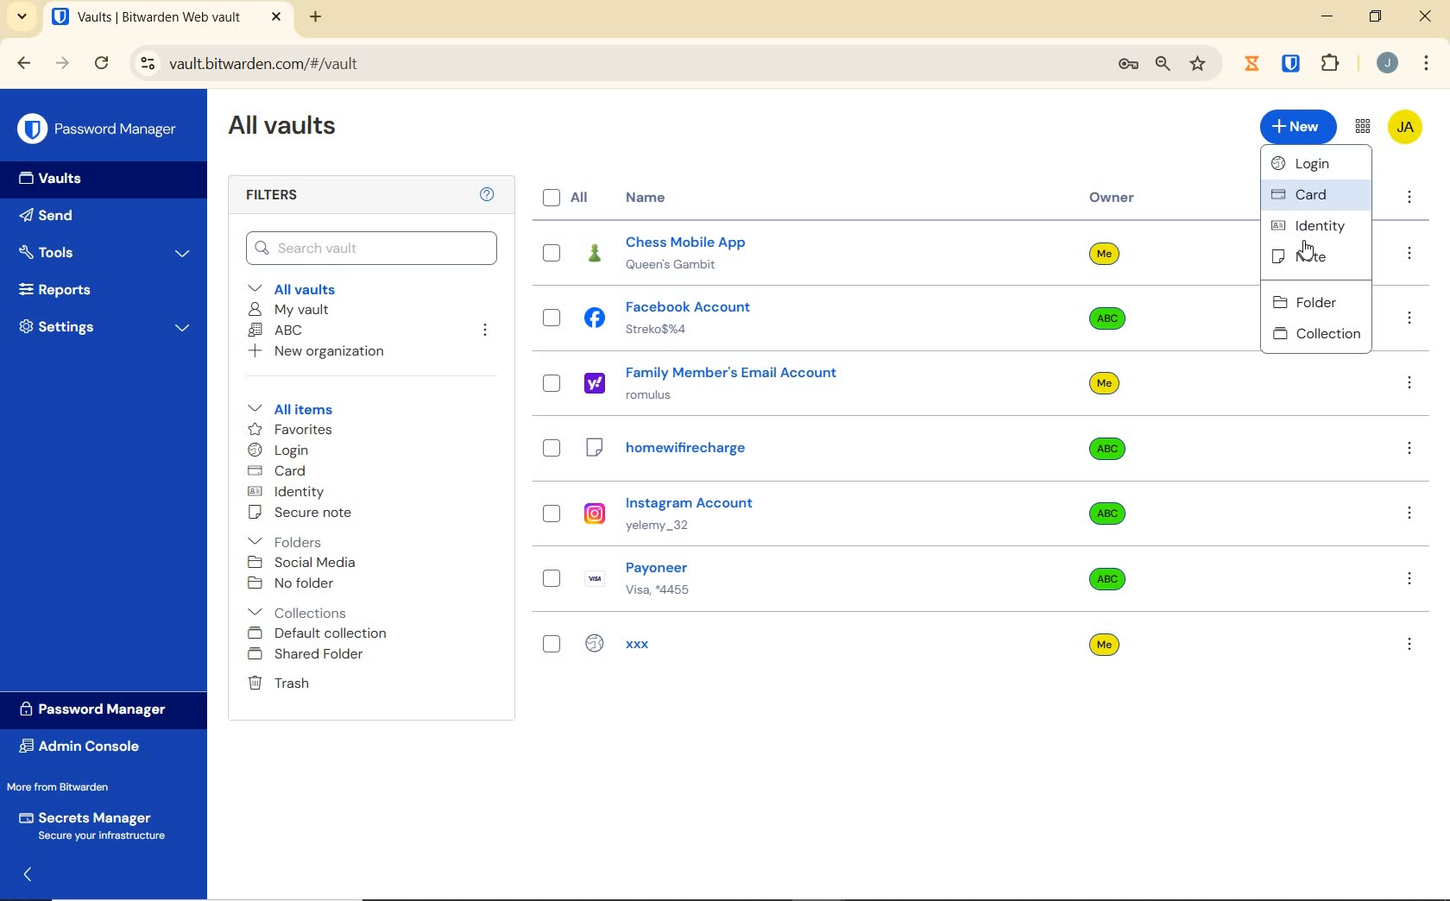  I want to click on MINIMIZE, so click(1329, 17).